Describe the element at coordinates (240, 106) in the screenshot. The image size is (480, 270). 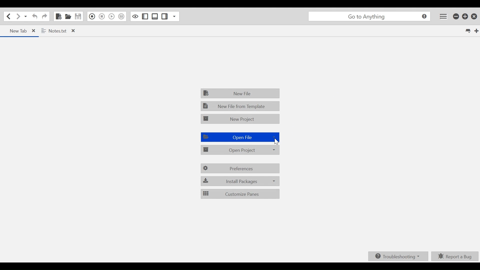
I see `New File from Template` at that location.